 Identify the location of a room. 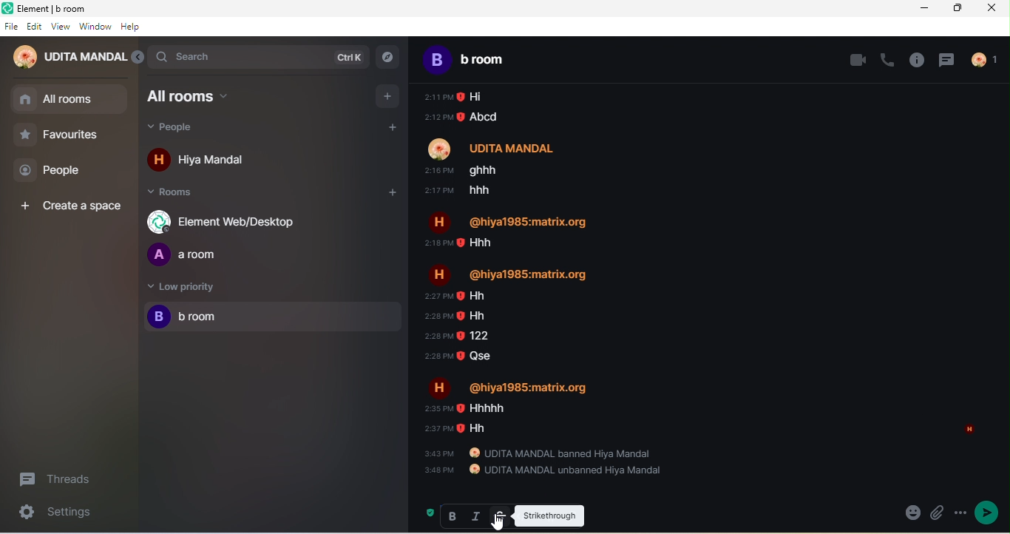
(190, 255).